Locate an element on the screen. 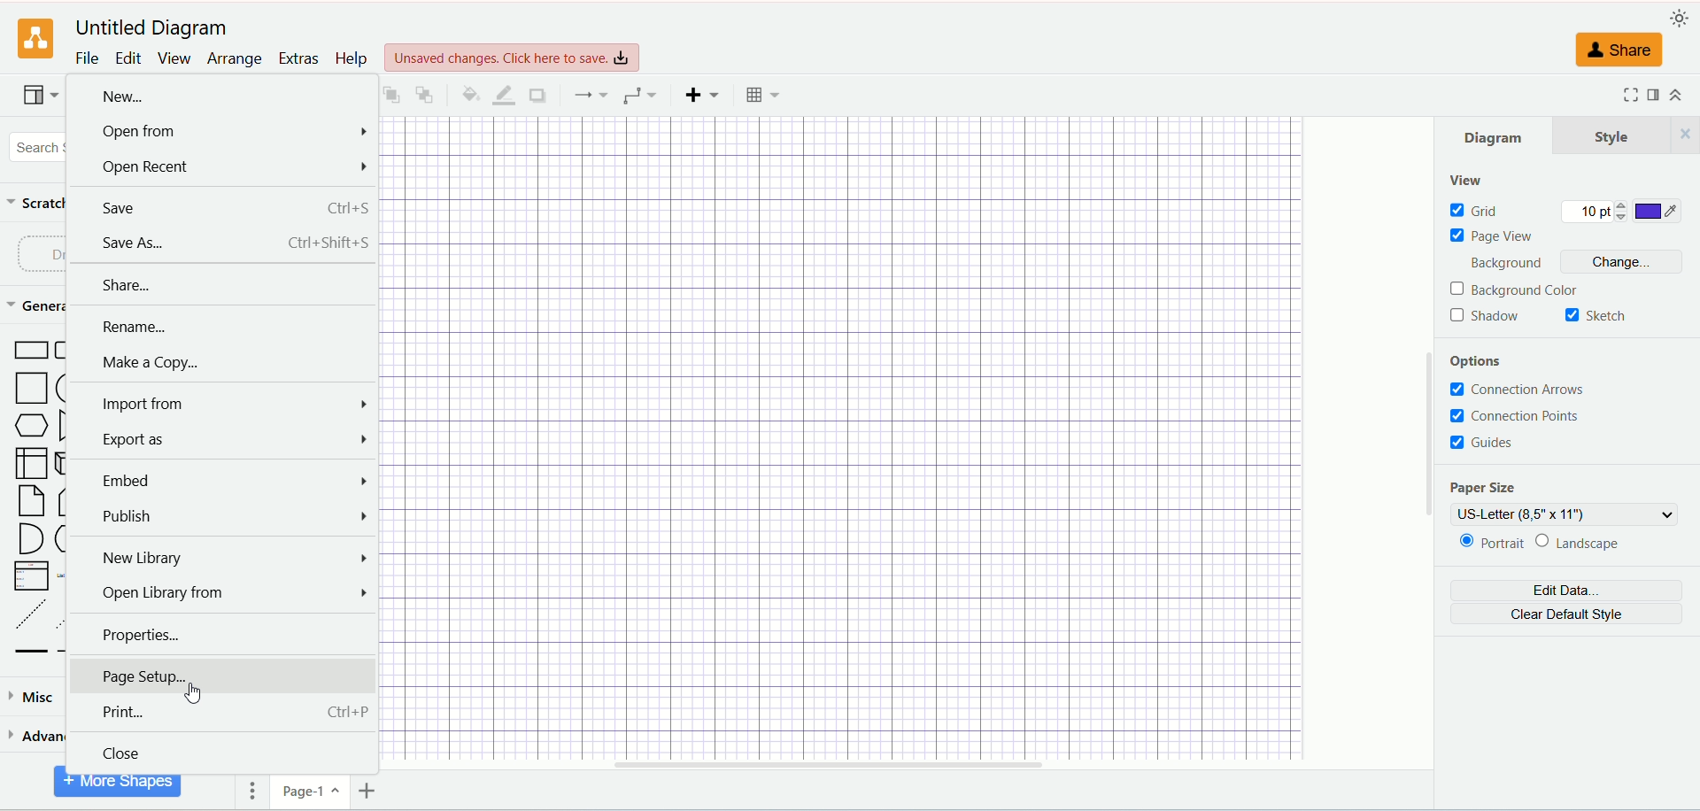 This screenshot has width=1700, height=811. open library from is located at coordinates (220, 597).